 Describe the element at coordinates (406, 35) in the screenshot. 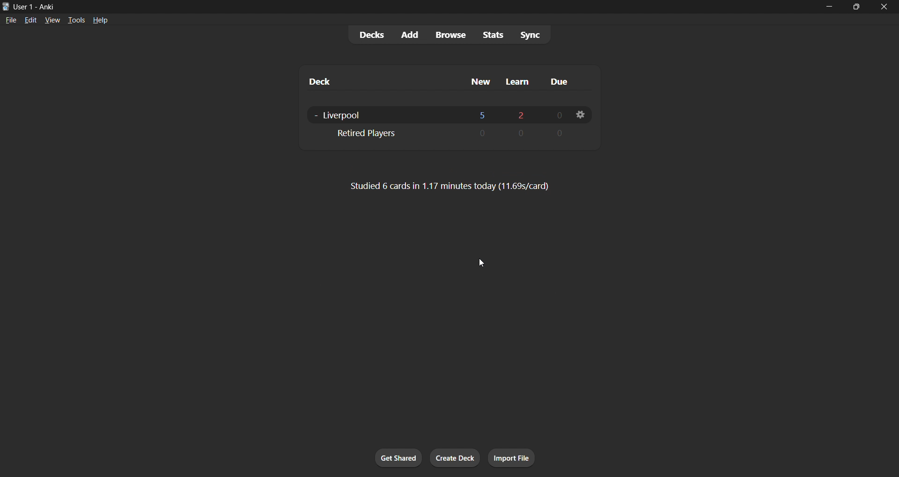

I see `add` at that location.